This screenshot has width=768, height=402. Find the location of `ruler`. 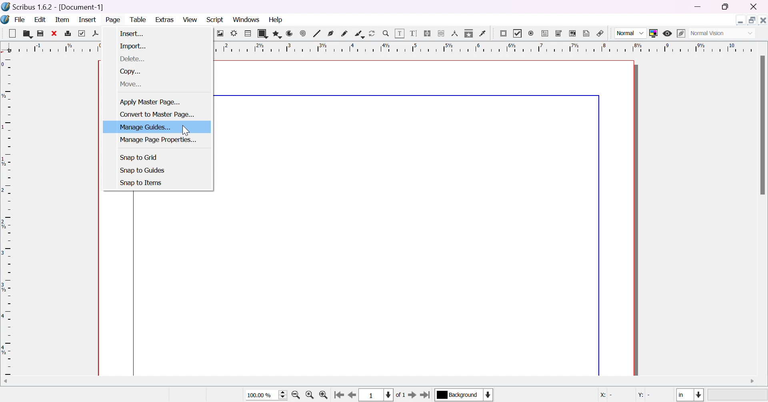

ruler is located at coordinates (51, 46).